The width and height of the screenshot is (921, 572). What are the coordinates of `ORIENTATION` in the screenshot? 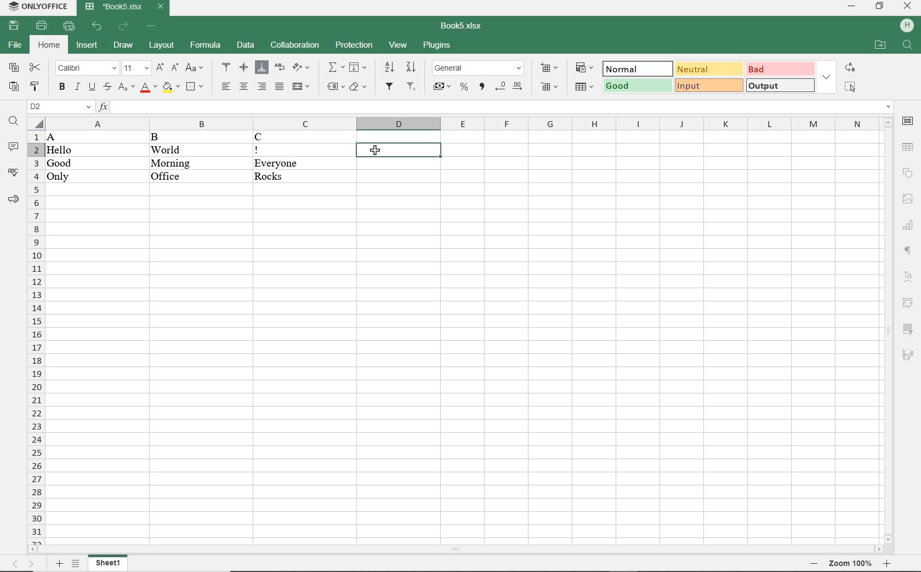 It's located at (300, 68).